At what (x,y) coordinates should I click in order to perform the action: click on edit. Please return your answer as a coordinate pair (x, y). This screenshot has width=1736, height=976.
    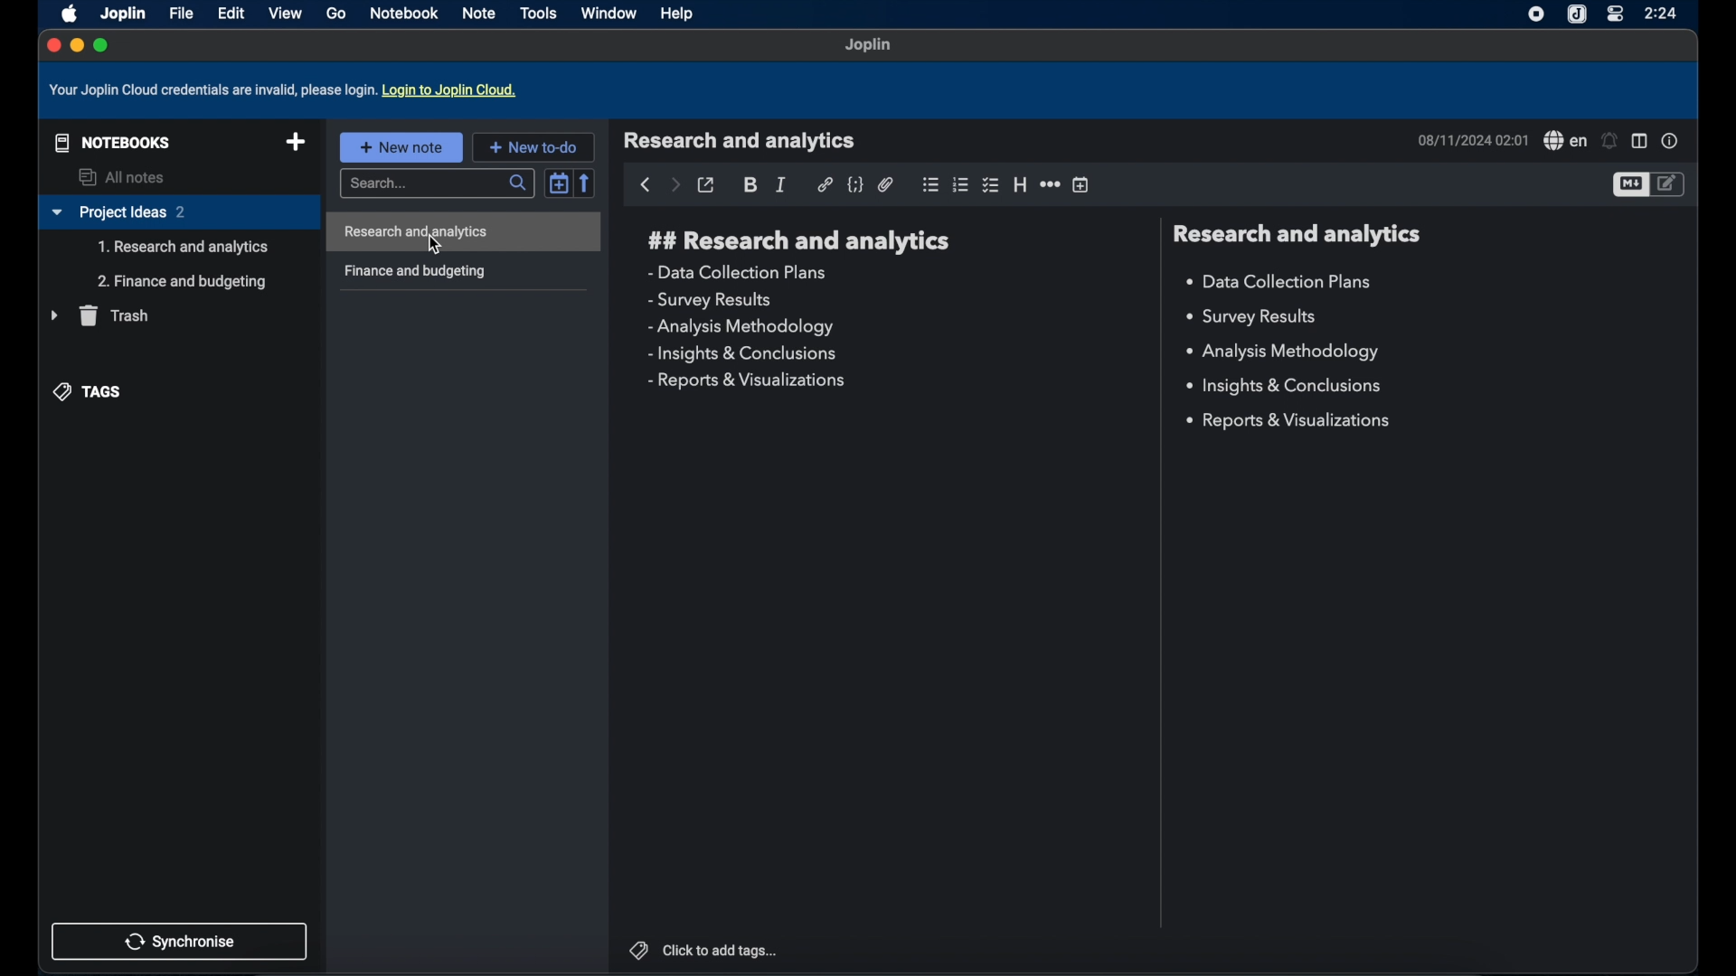
    Looking at the image, I should click on (231, 13).